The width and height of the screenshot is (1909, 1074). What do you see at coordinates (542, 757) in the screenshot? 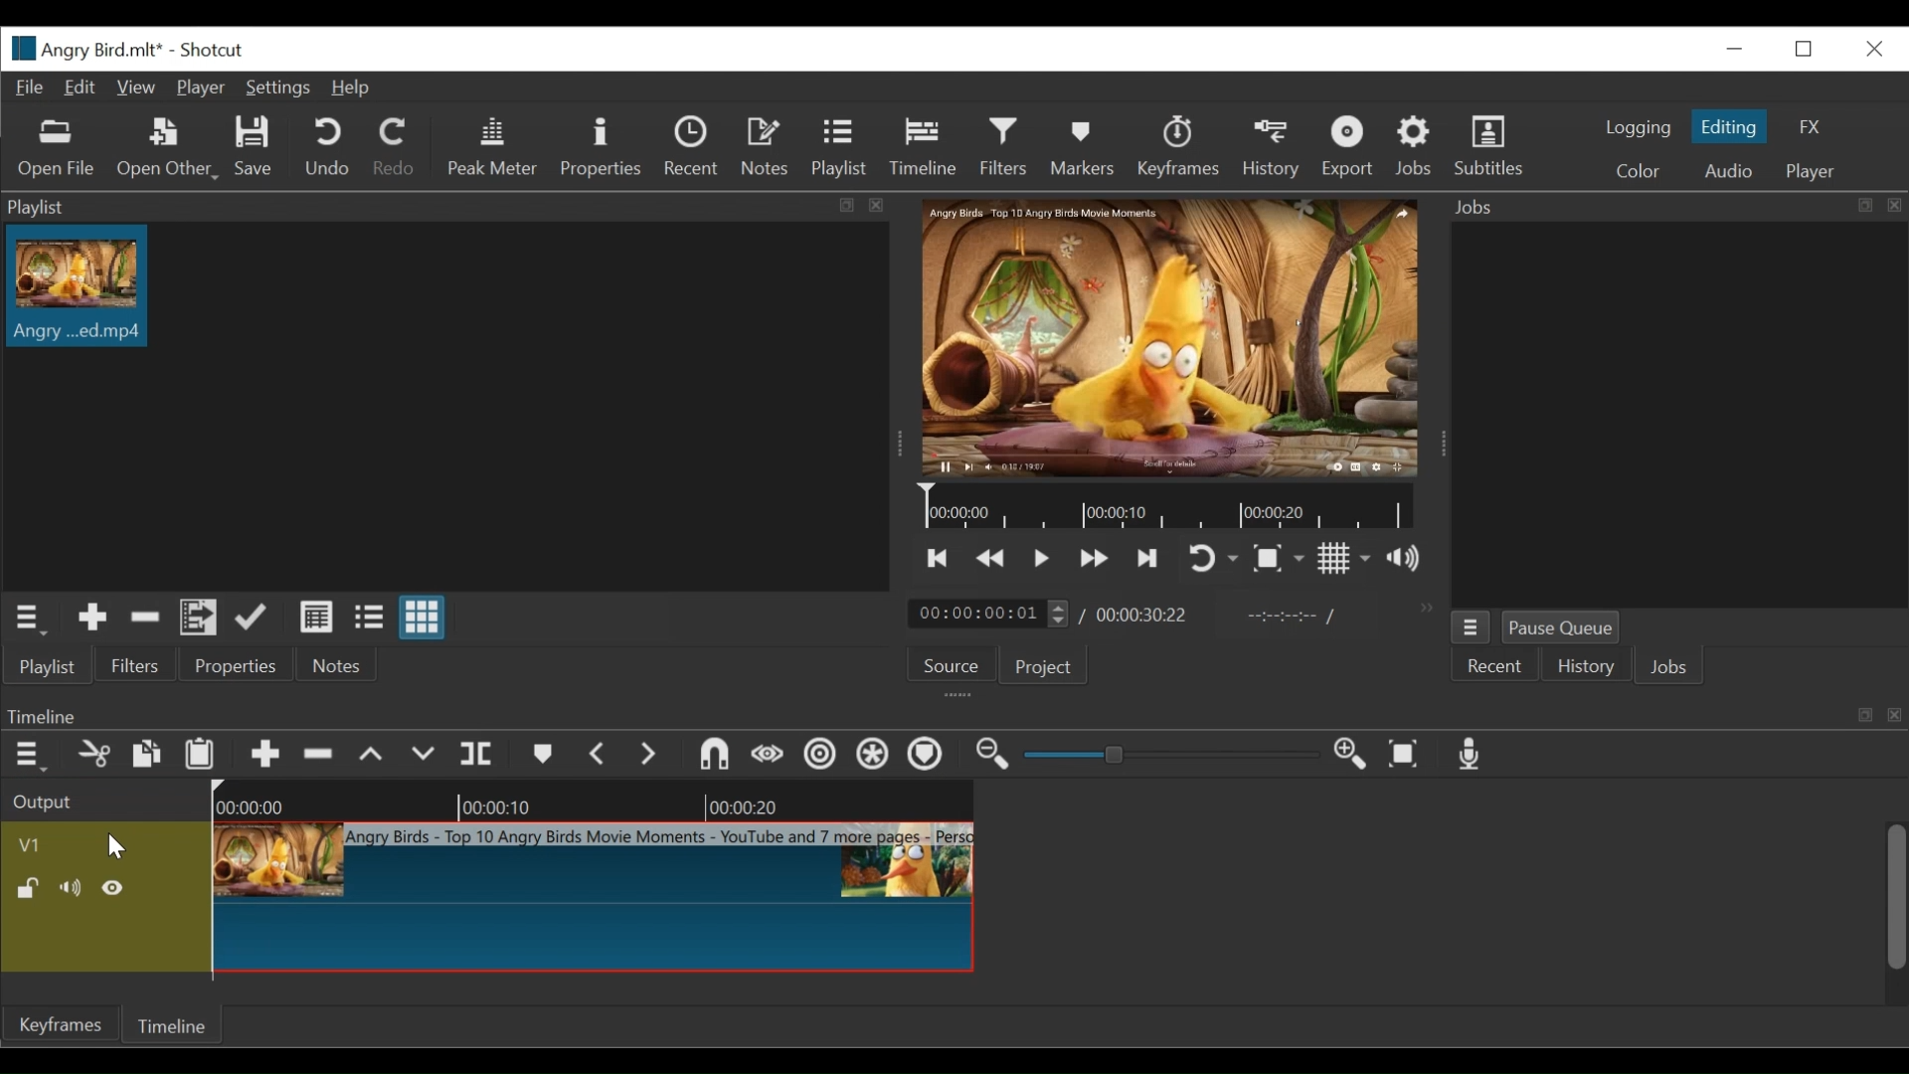
I see `Markers` at bounding box center [542, 757].